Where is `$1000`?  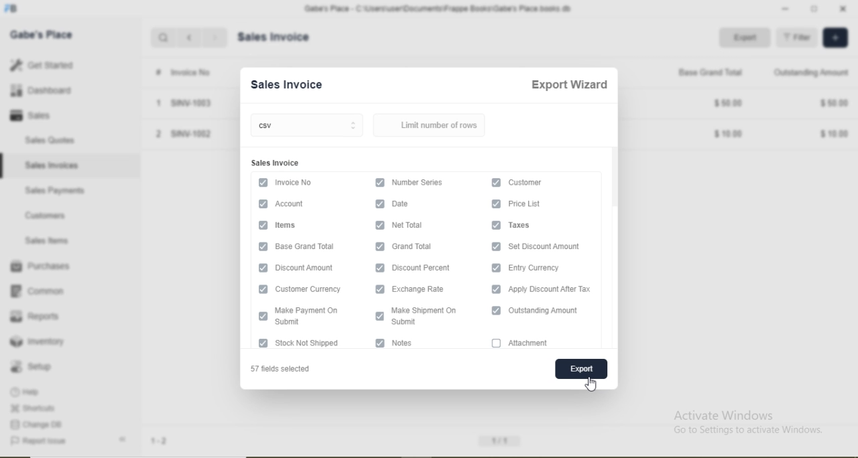 $1000 is located at coordinates (729, 135).